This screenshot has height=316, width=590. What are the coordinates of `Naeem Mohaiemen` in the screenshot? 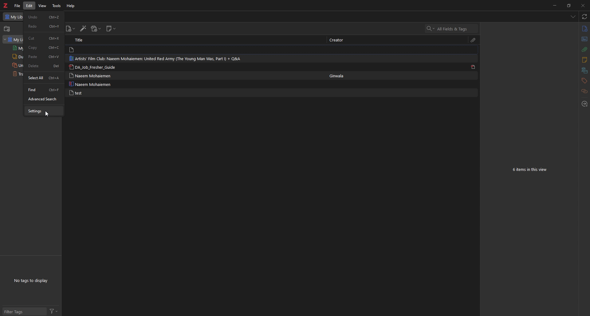 It's located at (90, 75).